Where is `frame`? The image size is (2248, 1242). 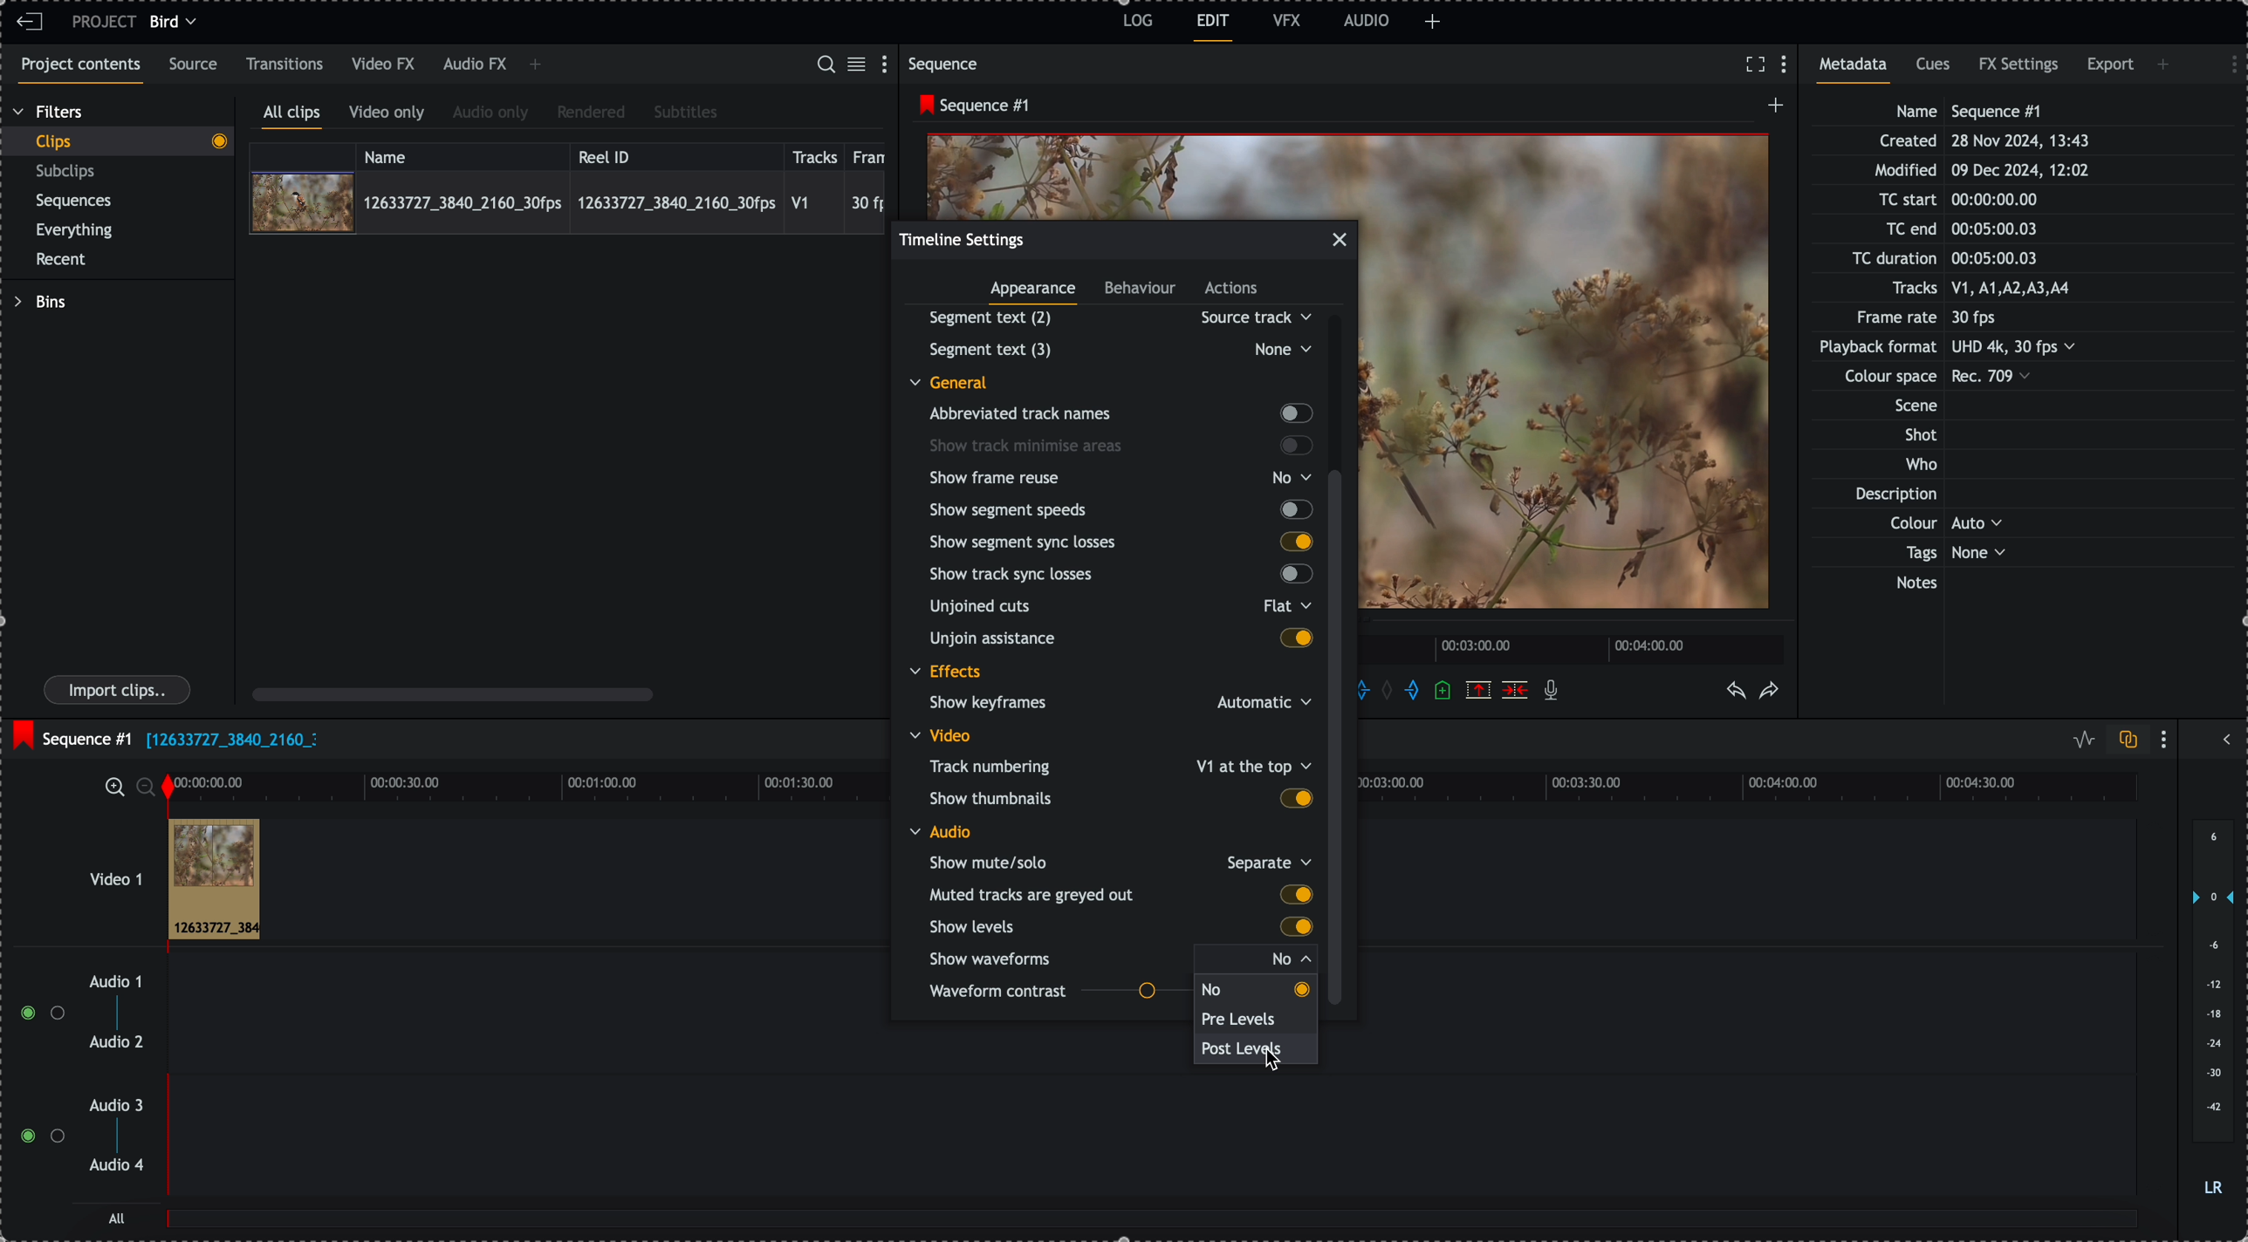
frame is located at coordinates (873, 154).